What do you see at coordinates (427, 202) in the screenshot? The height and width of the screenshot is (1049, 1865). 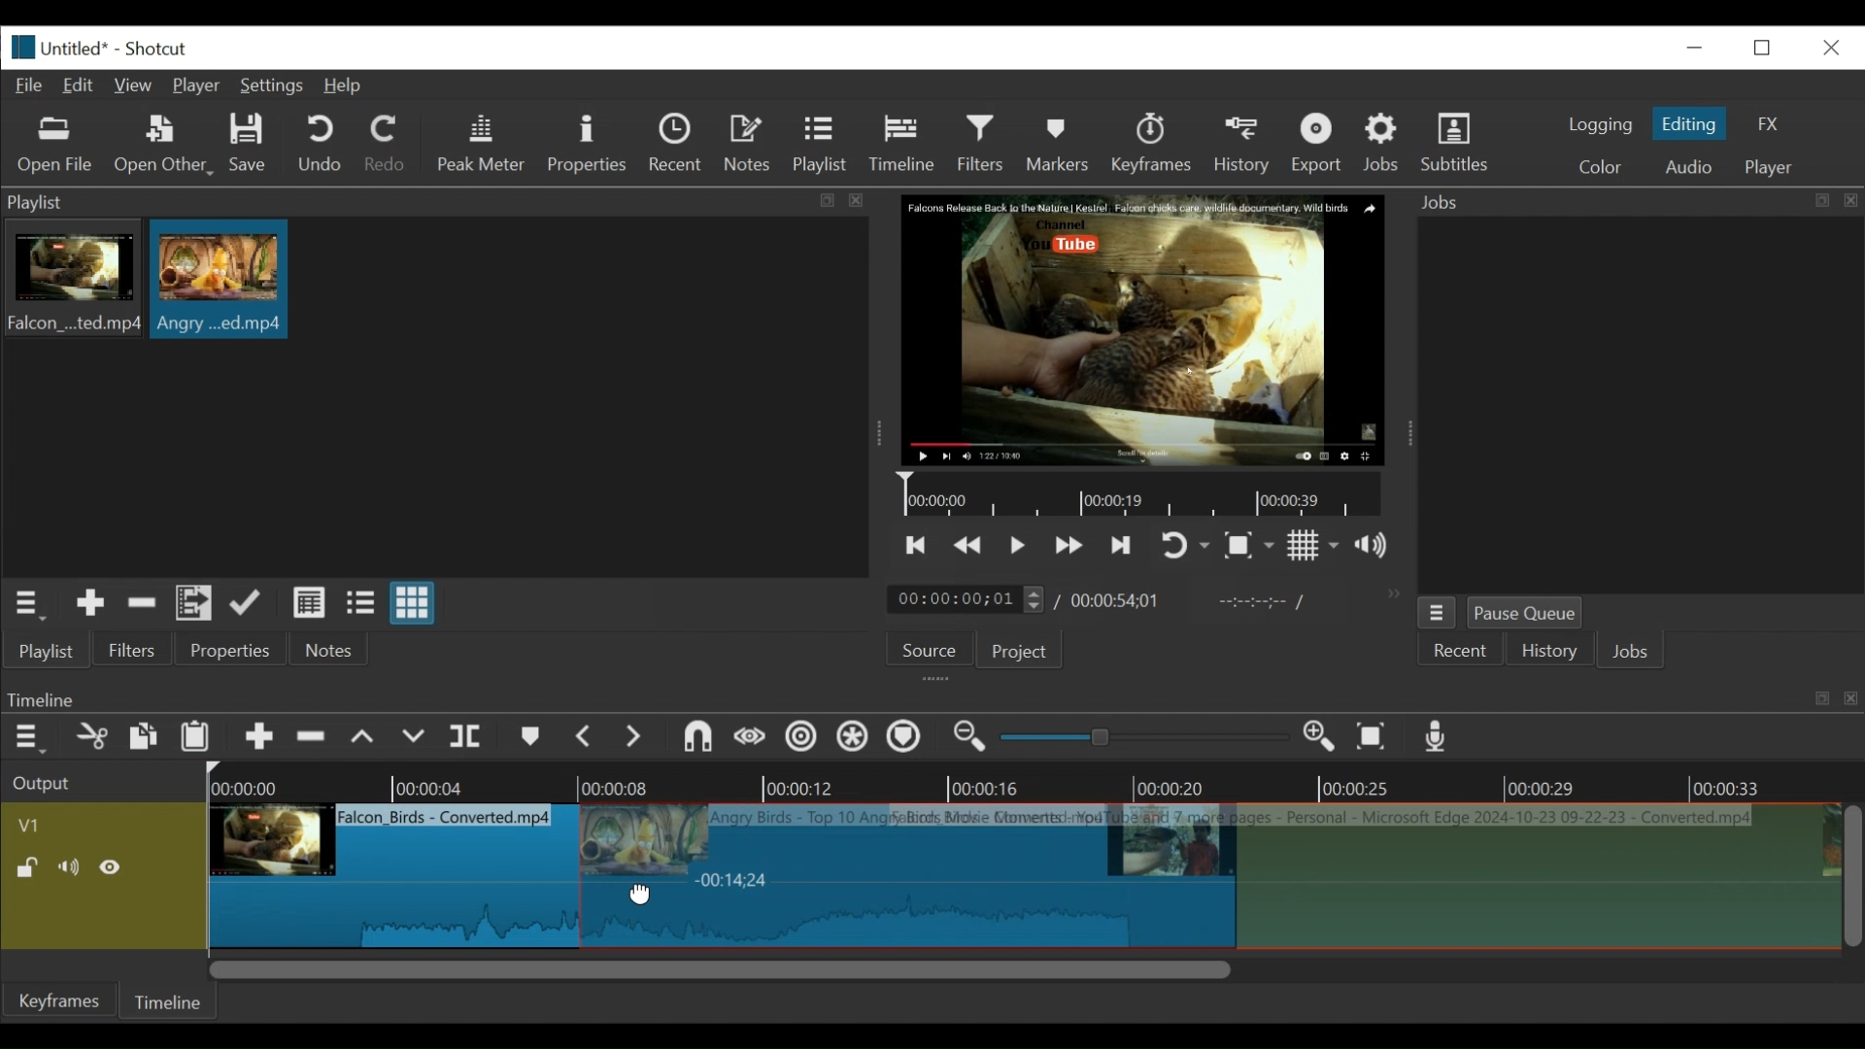 I see `playlist panel` at bounding box center [427, 202].